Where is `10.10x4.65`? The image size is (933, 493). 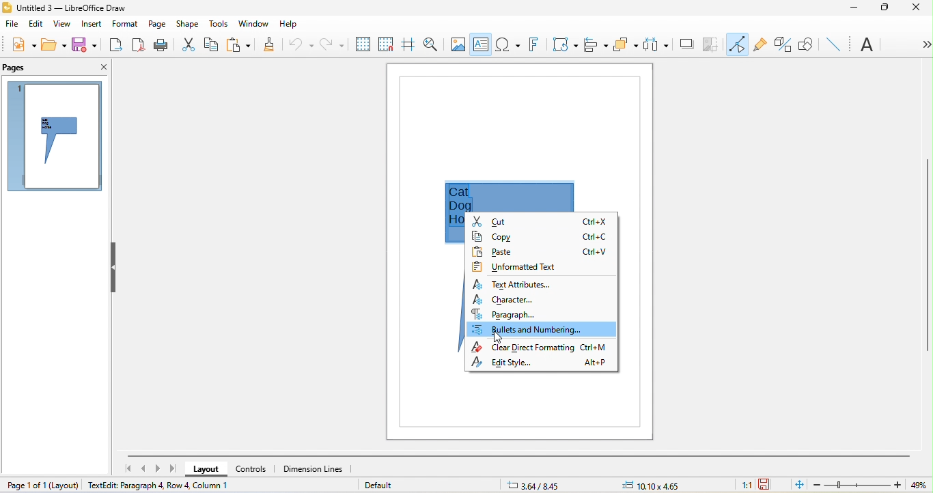 10.10x4.65 is located at coordinates (664, 485).